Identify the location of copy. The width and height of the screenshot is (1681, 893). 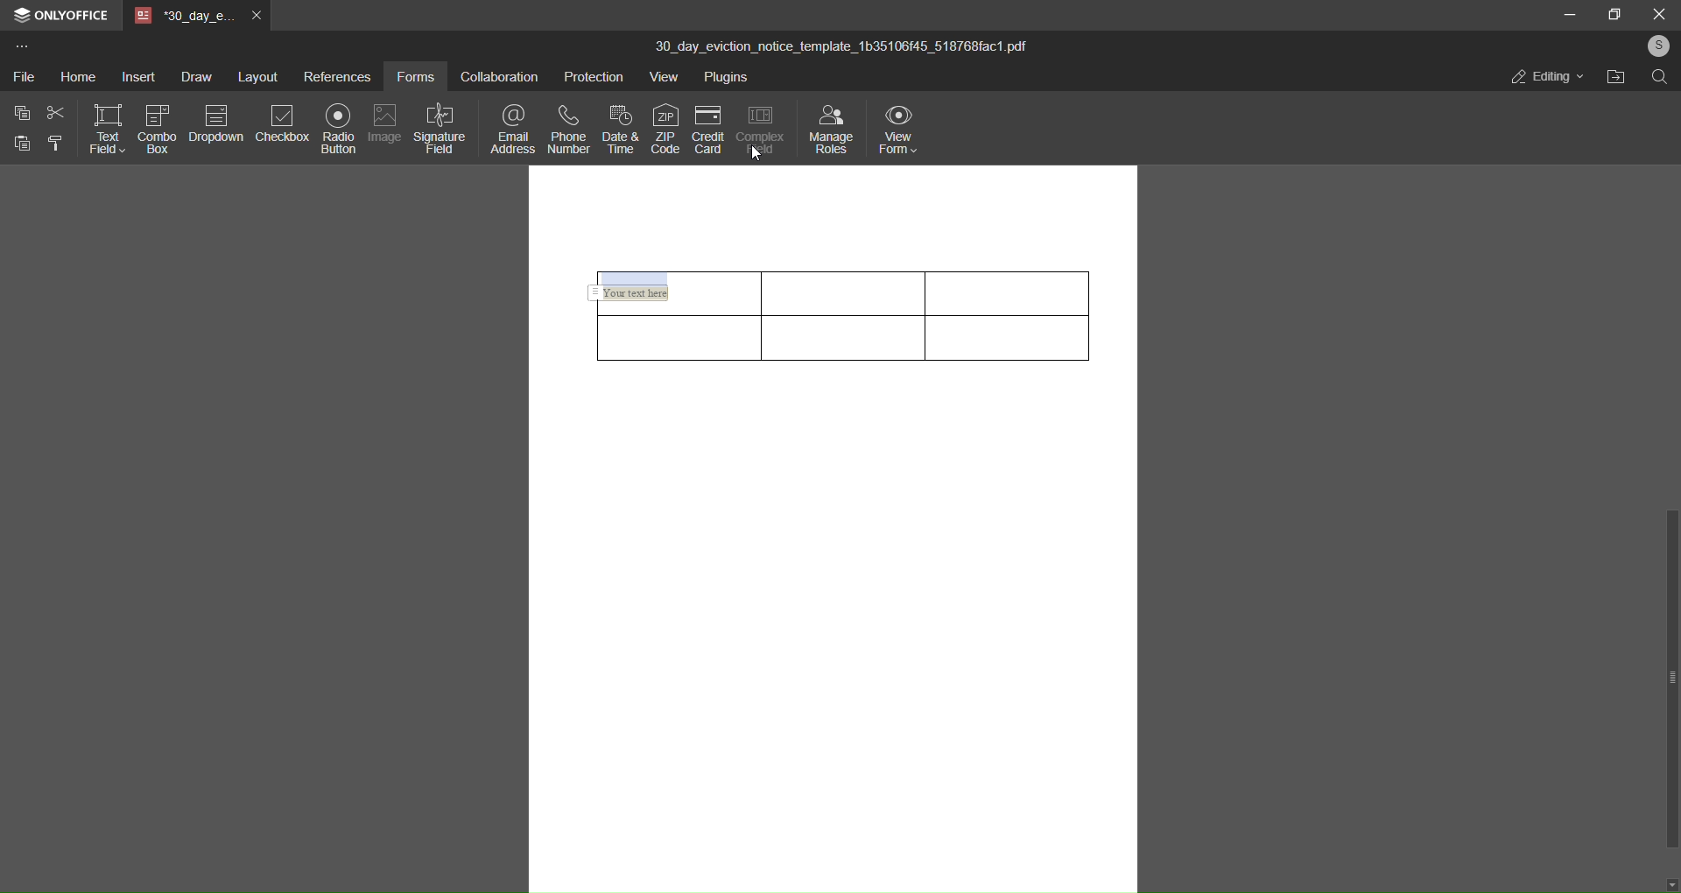
(18, 113).